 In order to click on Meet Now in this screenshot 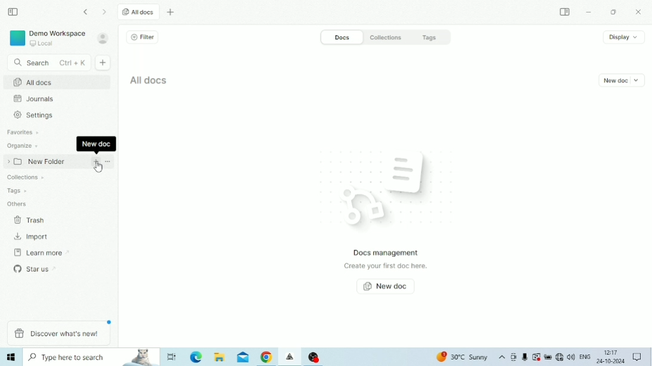, I will do `click(513, 357)`.